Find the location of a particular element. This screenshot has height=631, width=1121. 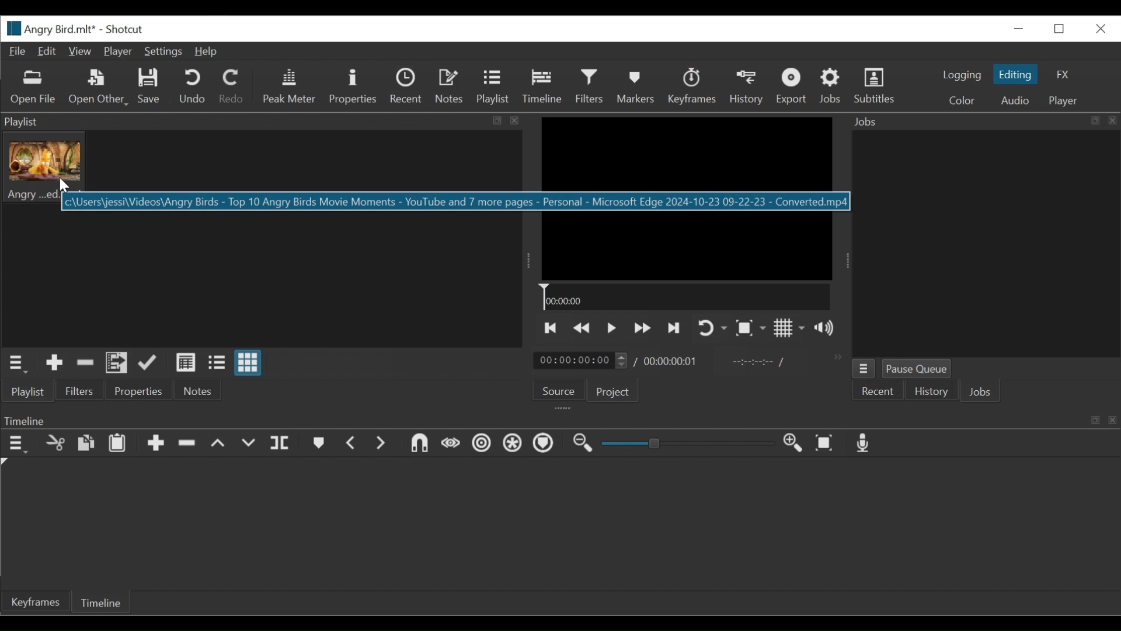

Zoom timeline in is located at coordinates (790, 441).